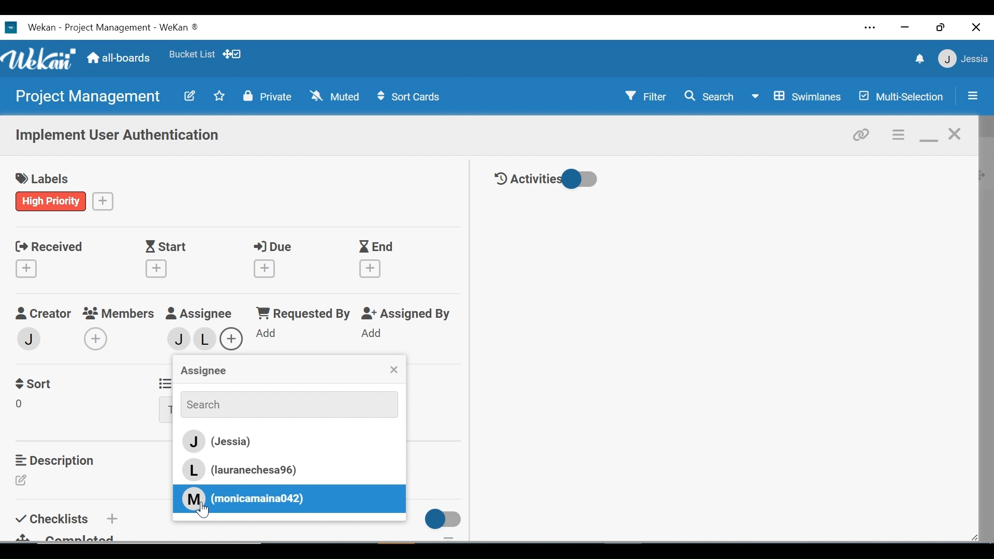 The height and width of the screenshot is (559, 994). I want to click on Search members, so click(283, 404).